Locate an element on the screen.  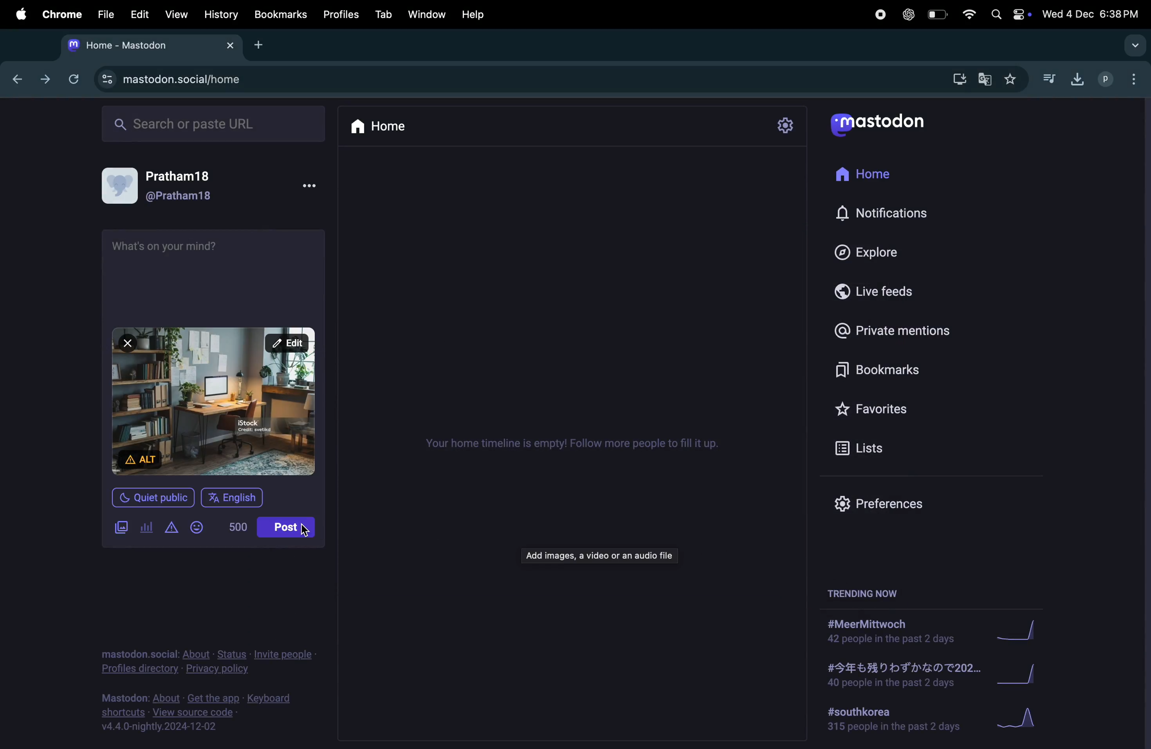
Graph is located at coordinates (1022, 629).